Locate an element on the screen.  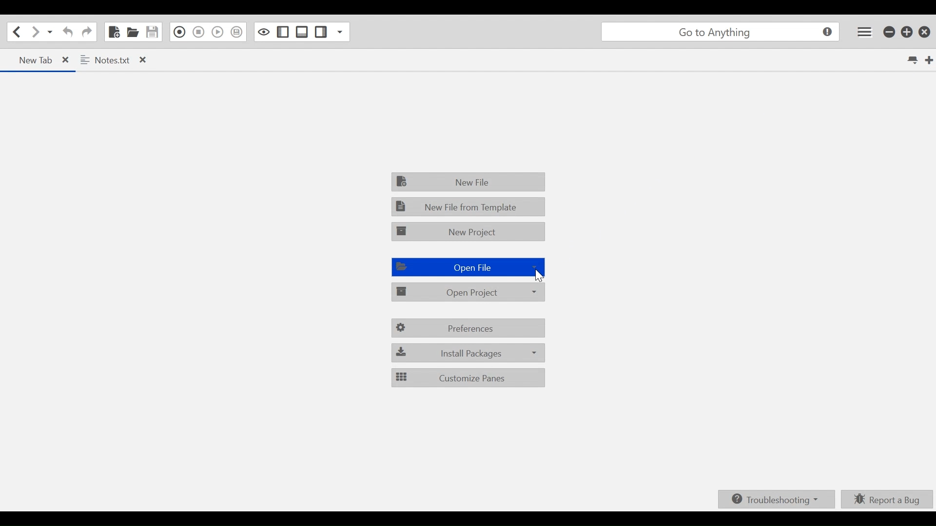
Customize Panes is located at coordinates (468, 376).